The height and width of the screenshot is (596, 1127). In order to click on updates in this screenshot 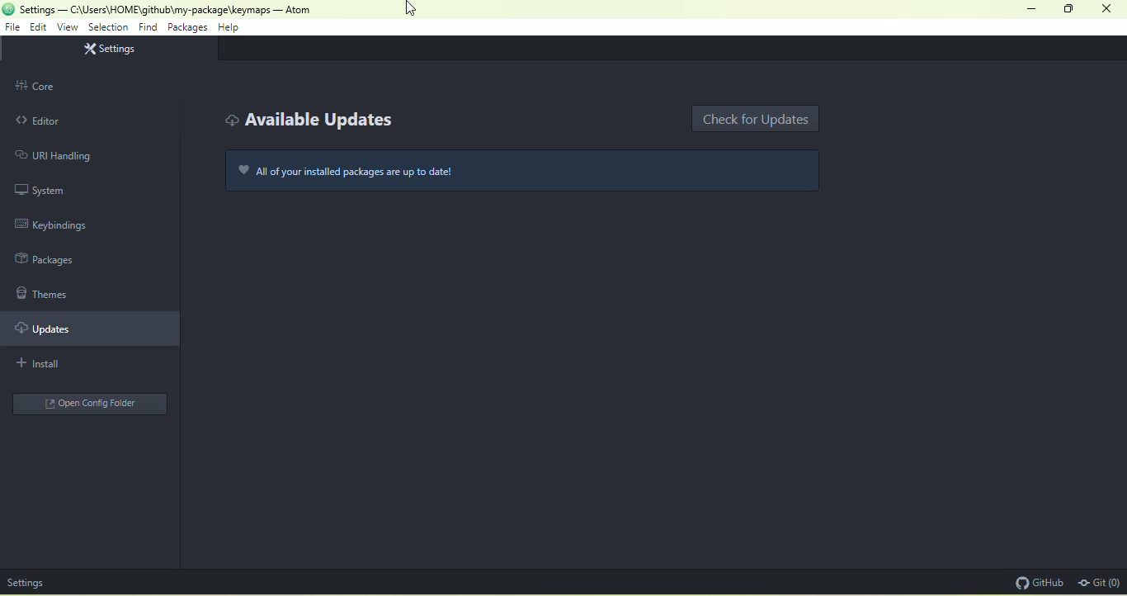, I will do `click(94, 330)`.